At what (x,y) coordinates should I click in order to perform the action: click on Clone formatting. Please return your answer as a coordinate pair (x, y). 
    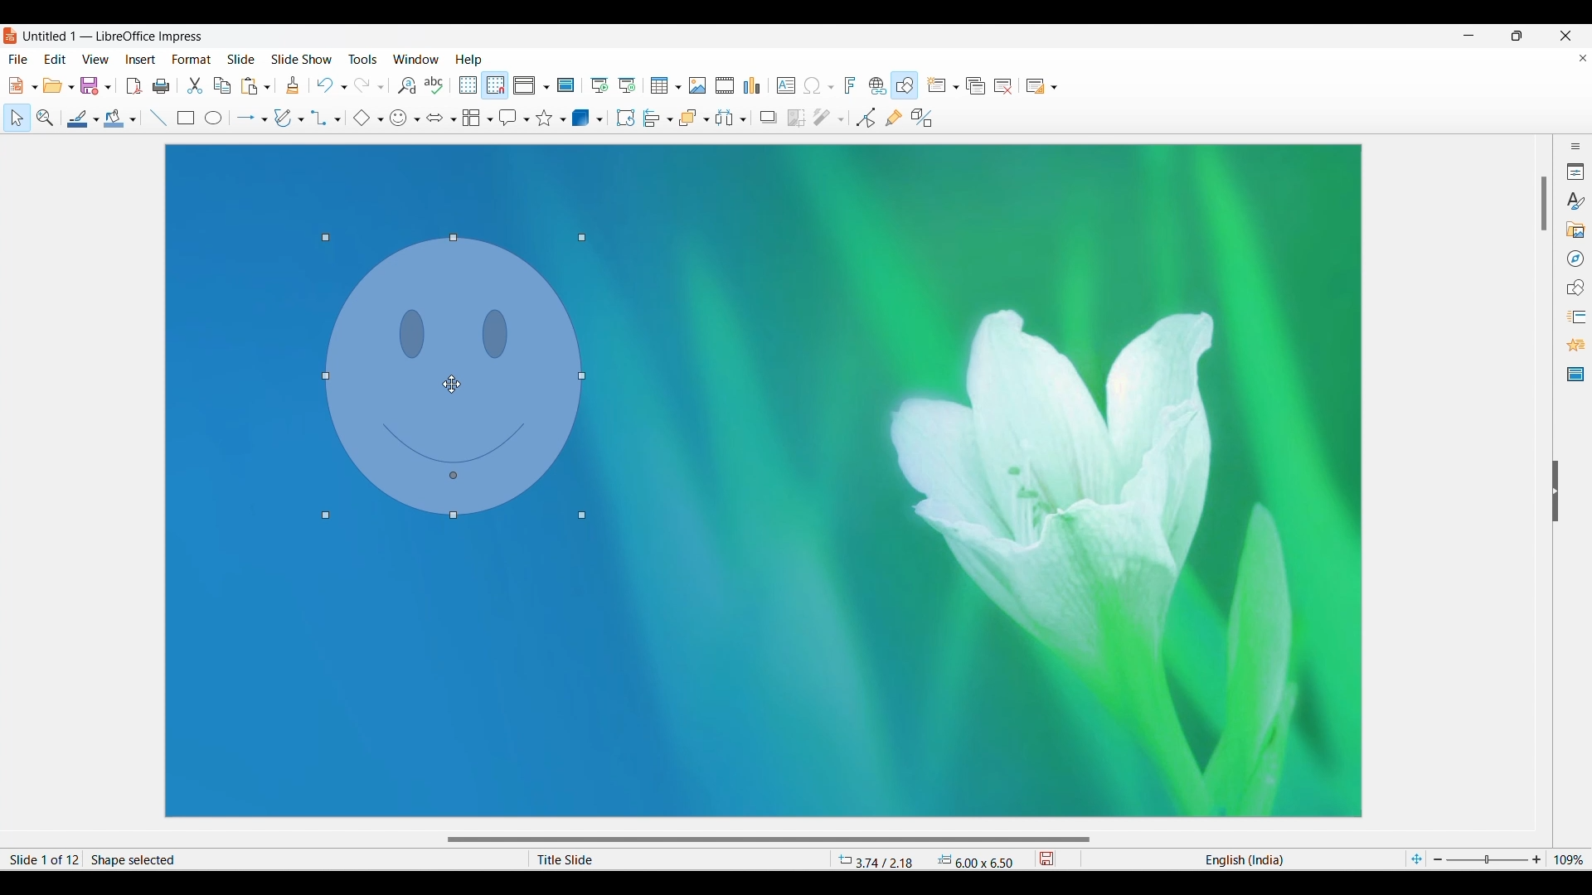
    Looking at the image, I should click on (293, 85).